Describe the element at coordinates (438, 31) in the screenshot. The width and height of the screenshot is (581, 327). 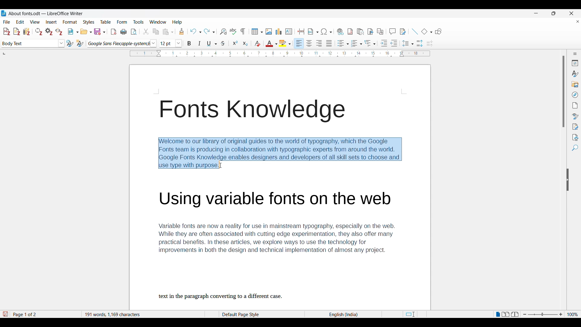
I see `Show draw functions` at that location.